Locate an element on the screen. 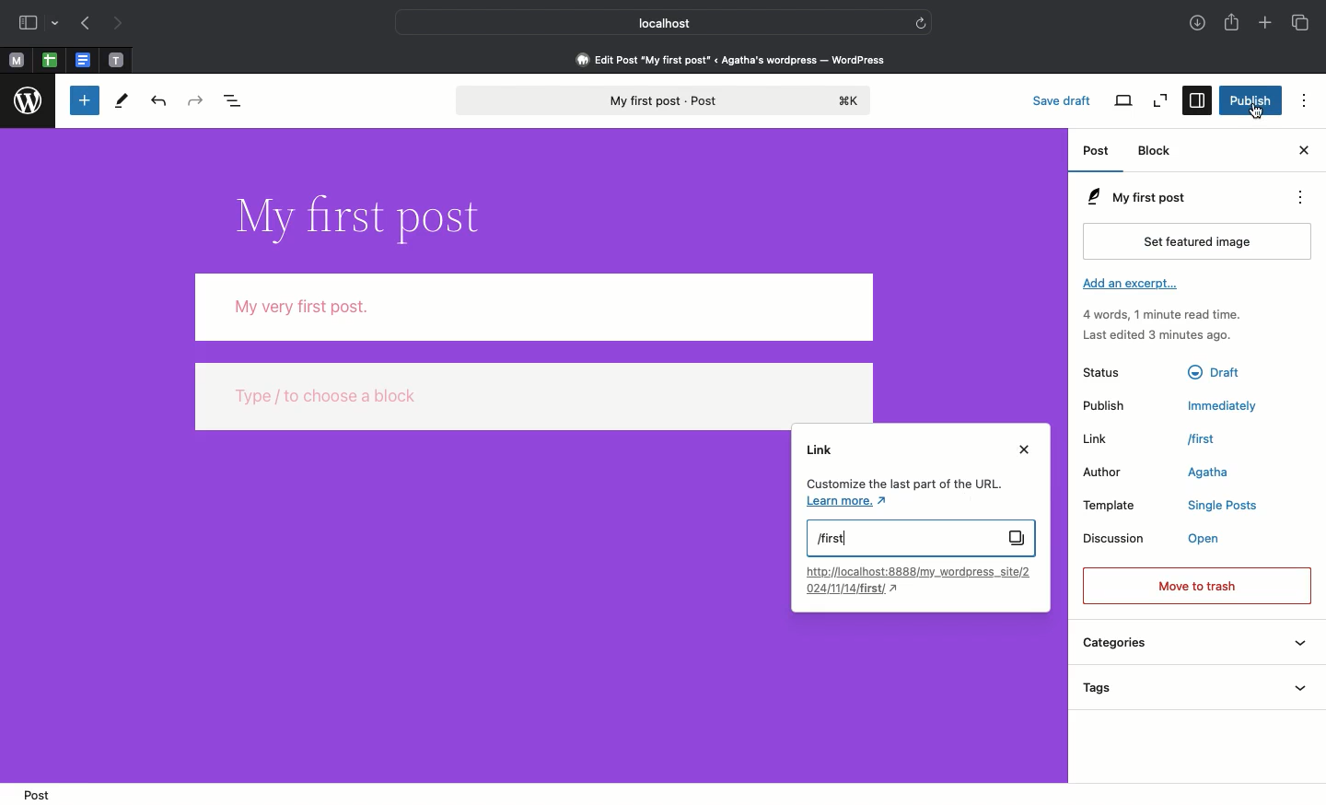  Customize the last part of the URL is located at coordinates (901, 494).